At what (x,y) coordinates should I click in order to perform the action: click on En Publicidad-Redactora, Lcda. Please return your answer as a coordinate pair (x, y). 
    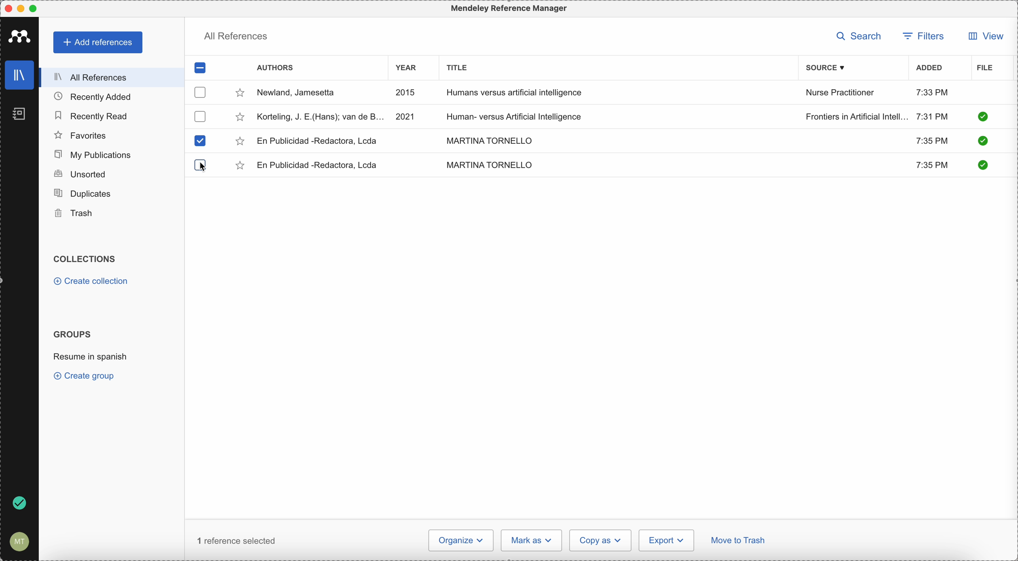
    Looking at the image, I should click on (318, 141).